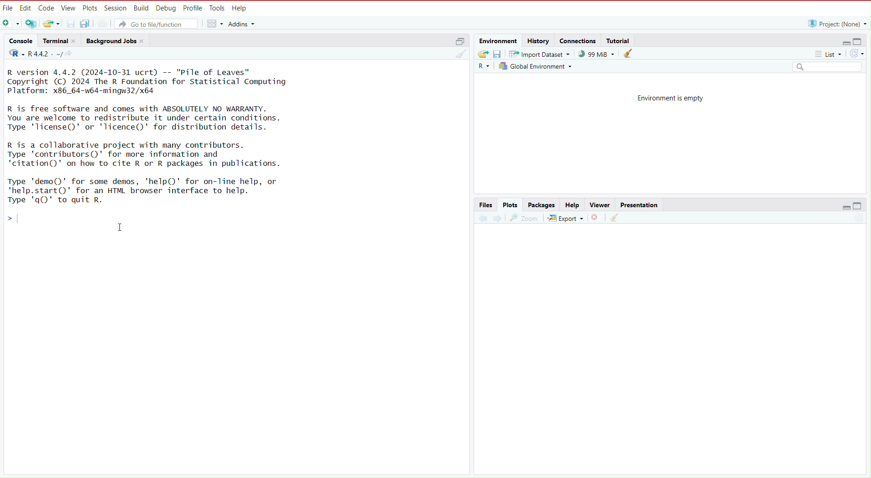 This screenshot has height=478, width=871. Describe the element at coordinates (150, 154) in the screenshot. I see `R is a collaborative project with many contributors.
Type 'contributors()' for more information and
'citation()' on how to cite R or R packages in publications.` at that location.